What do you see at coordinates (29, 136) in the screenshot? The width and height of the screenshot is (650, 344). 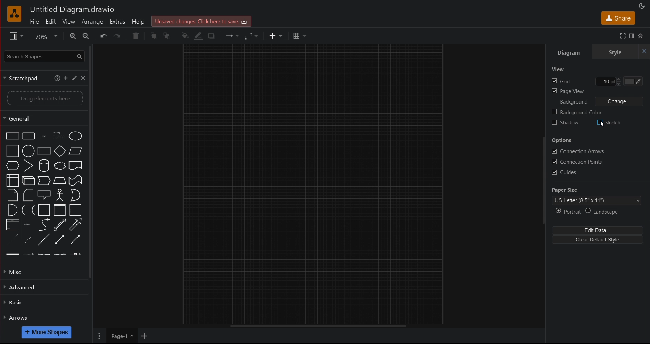 I see `rounded rectangle` at bounding box center [29, 136].